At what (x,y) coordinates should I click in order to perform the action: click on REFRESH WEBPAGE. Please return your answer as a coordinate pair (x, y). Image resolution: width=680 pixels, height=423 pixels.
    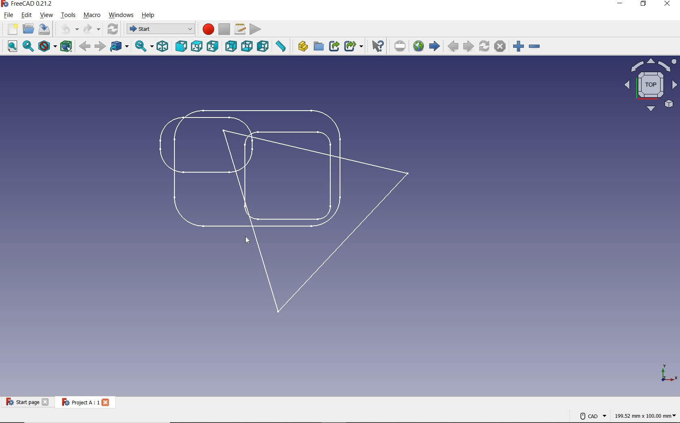
    Looking at the image, I should click on (484, 45).